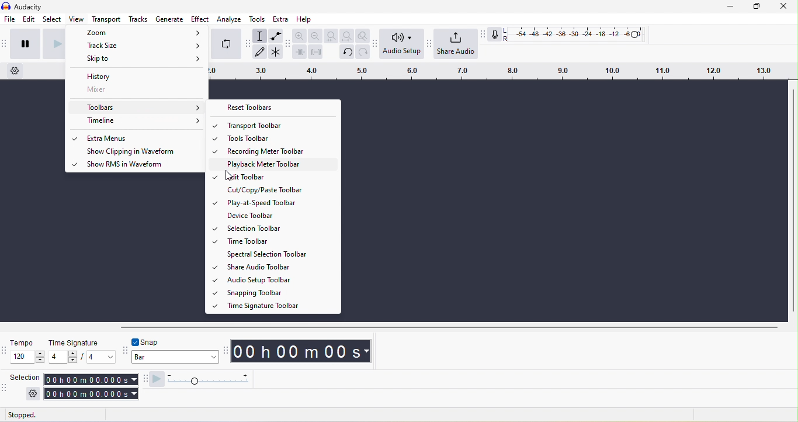 The image size is (798, 422). Describe the element at coordinates (757, 6) in the screenshot. I see `maximize` at that location.